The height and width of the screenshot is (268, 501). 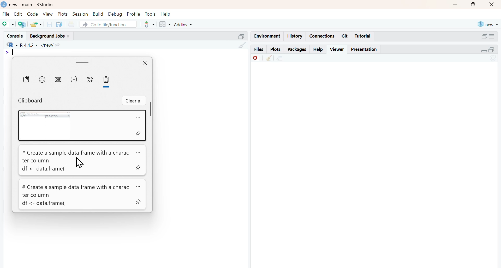 What do you see at coordinates (32, 5) in the screenshot?
I see `new - main - RStudio` at bounding box center [32, 5].